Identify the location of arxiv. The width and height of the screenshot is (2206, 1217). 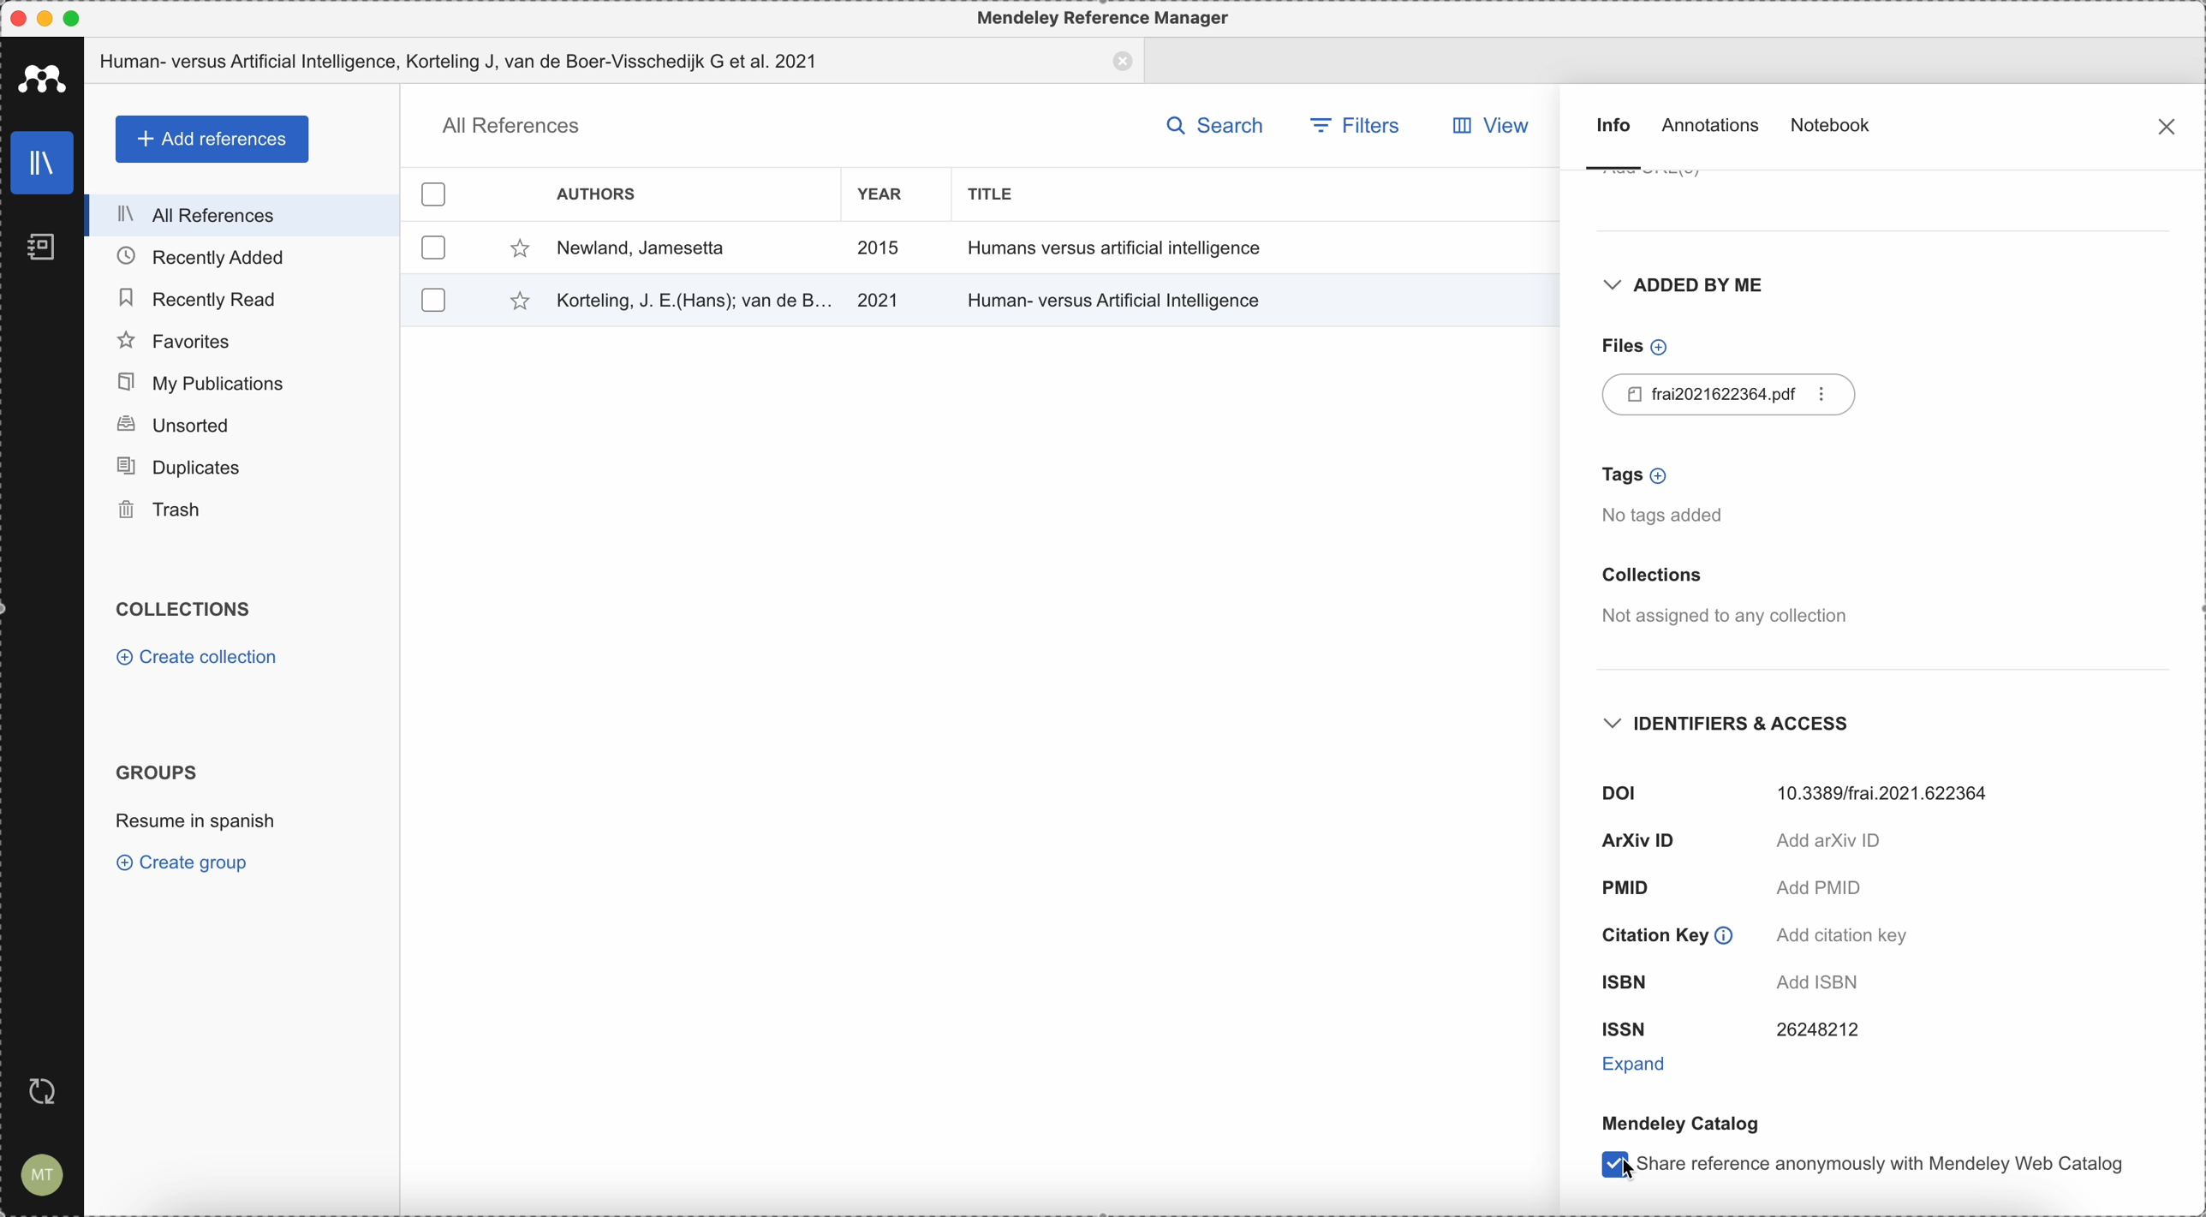
(1744, 842).